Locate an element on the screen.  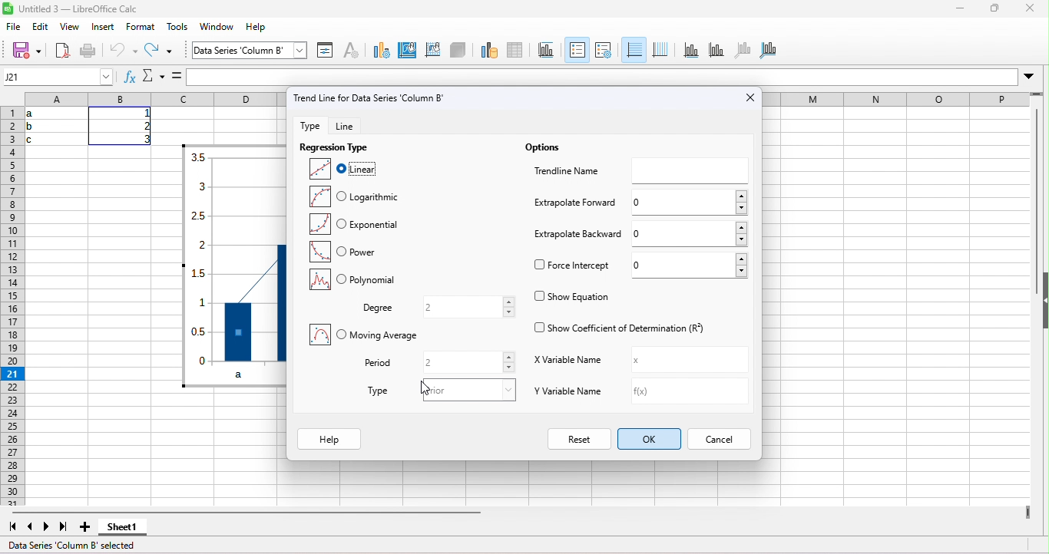
cancel is located at coordinates (728, 440).